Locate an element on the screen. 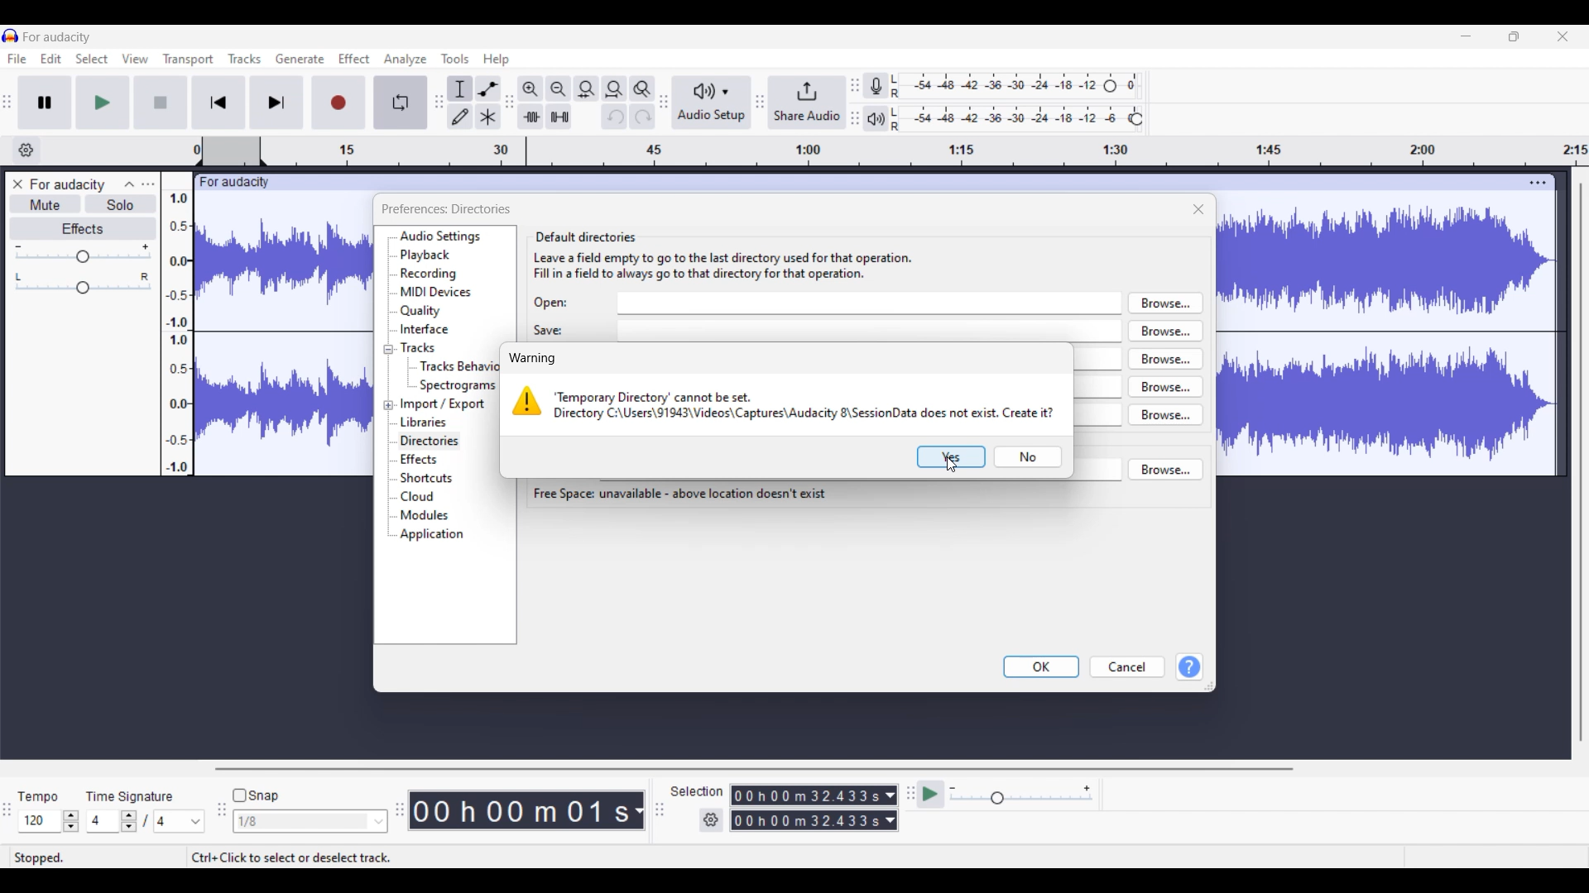 This screenshot has width=1589, height=893. close is located at coordinates (1199, 208).